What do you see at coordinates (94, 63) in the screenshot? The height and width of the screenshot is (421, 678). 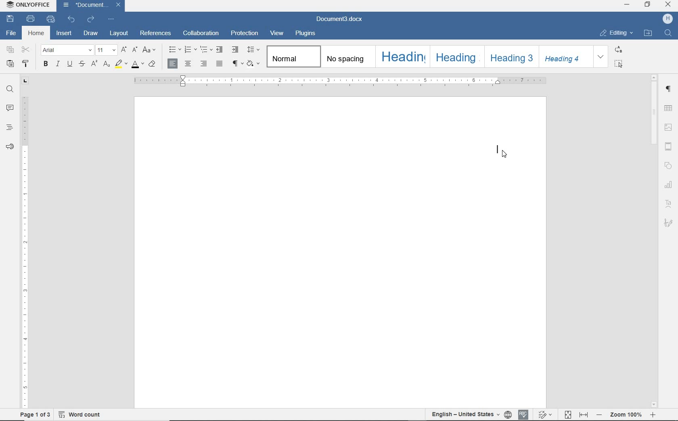 I see `SUPERSCRIPT` at bounding box center [94, 63].